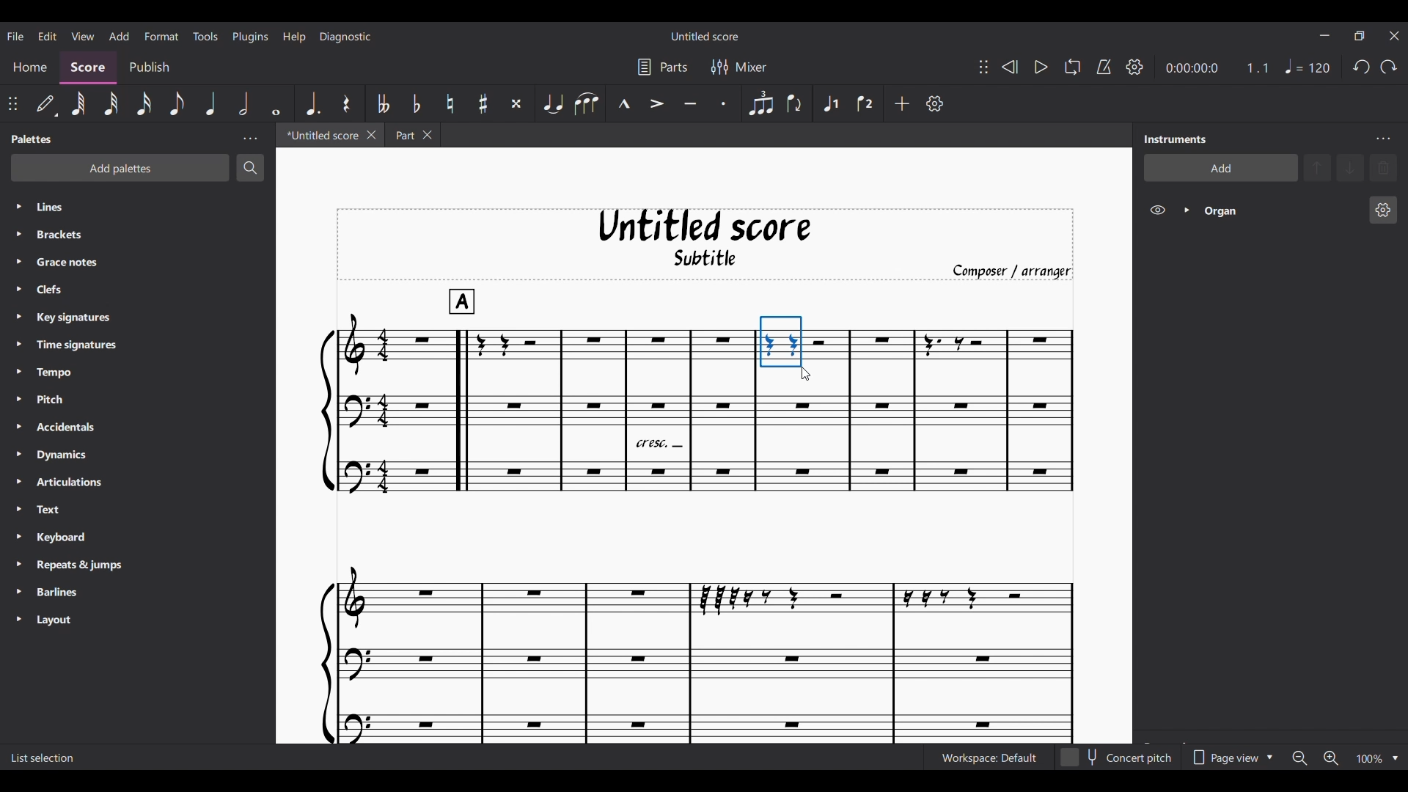 Image resolution: width=1408 pixels, height=792 pixels. Describe the element at coordinates (1300, 758) in the screenshot. I see `Zoom out` at that location.